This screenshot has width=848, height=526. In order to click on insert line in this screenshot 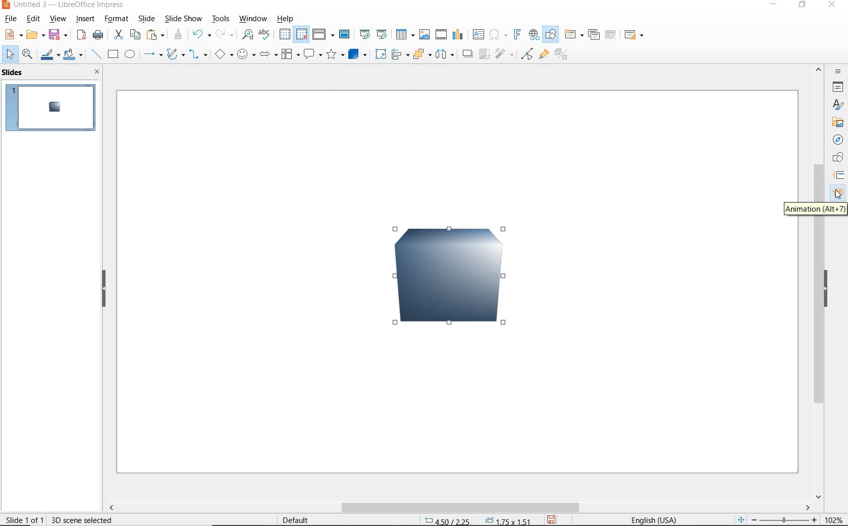, I will do `click(96, 54)`.